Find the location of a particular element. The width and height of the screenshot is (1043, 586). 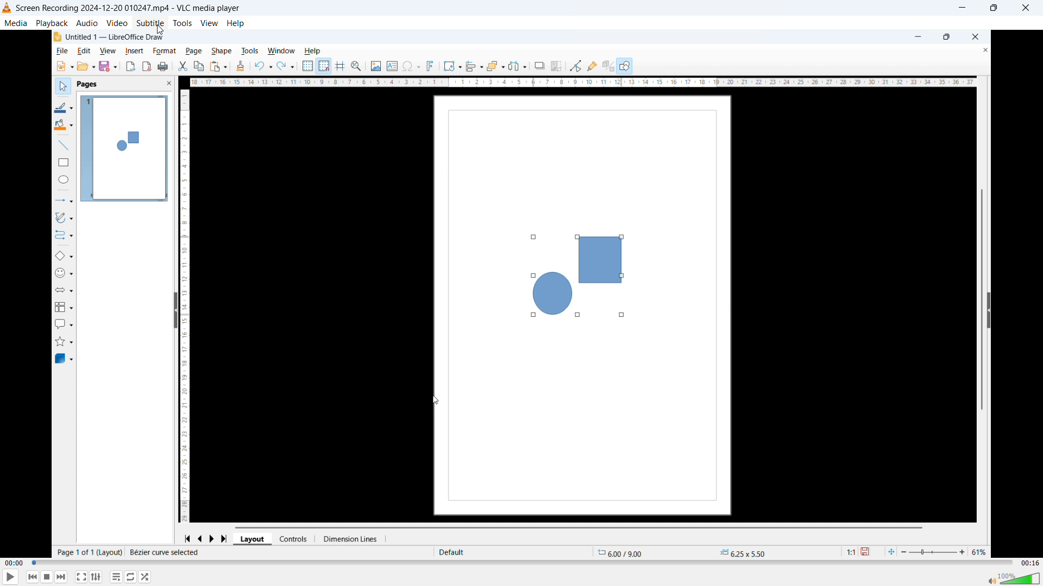

untitled1- libre office draw is located at coordinates (120, 36).